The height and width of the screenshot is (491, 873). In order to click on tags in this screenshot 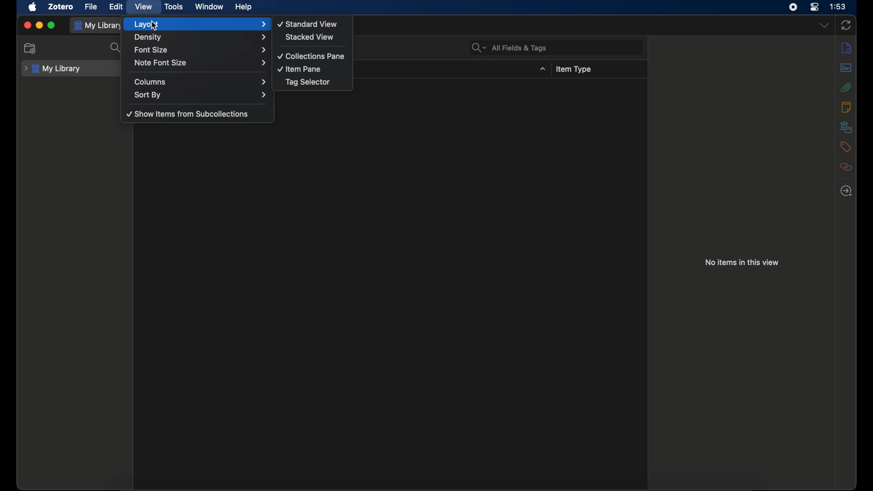, I will do `click(846, 147)`.